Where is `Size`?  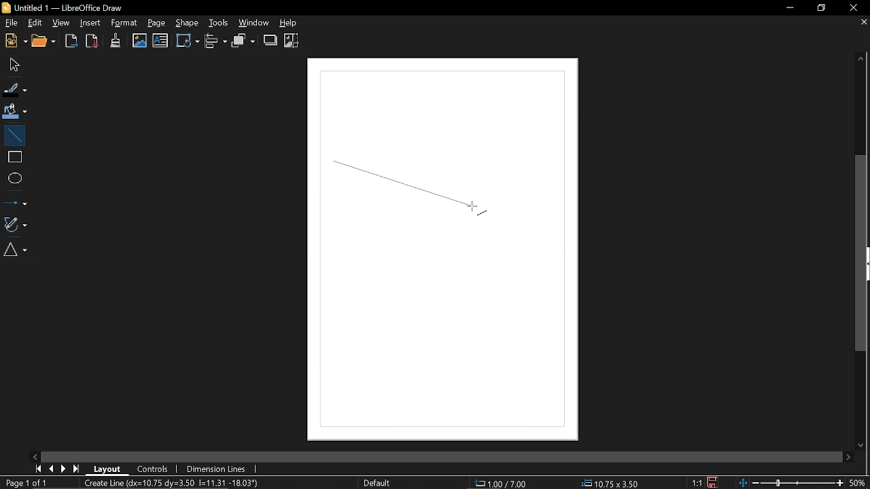 Size is located at coordinates (614, 482).